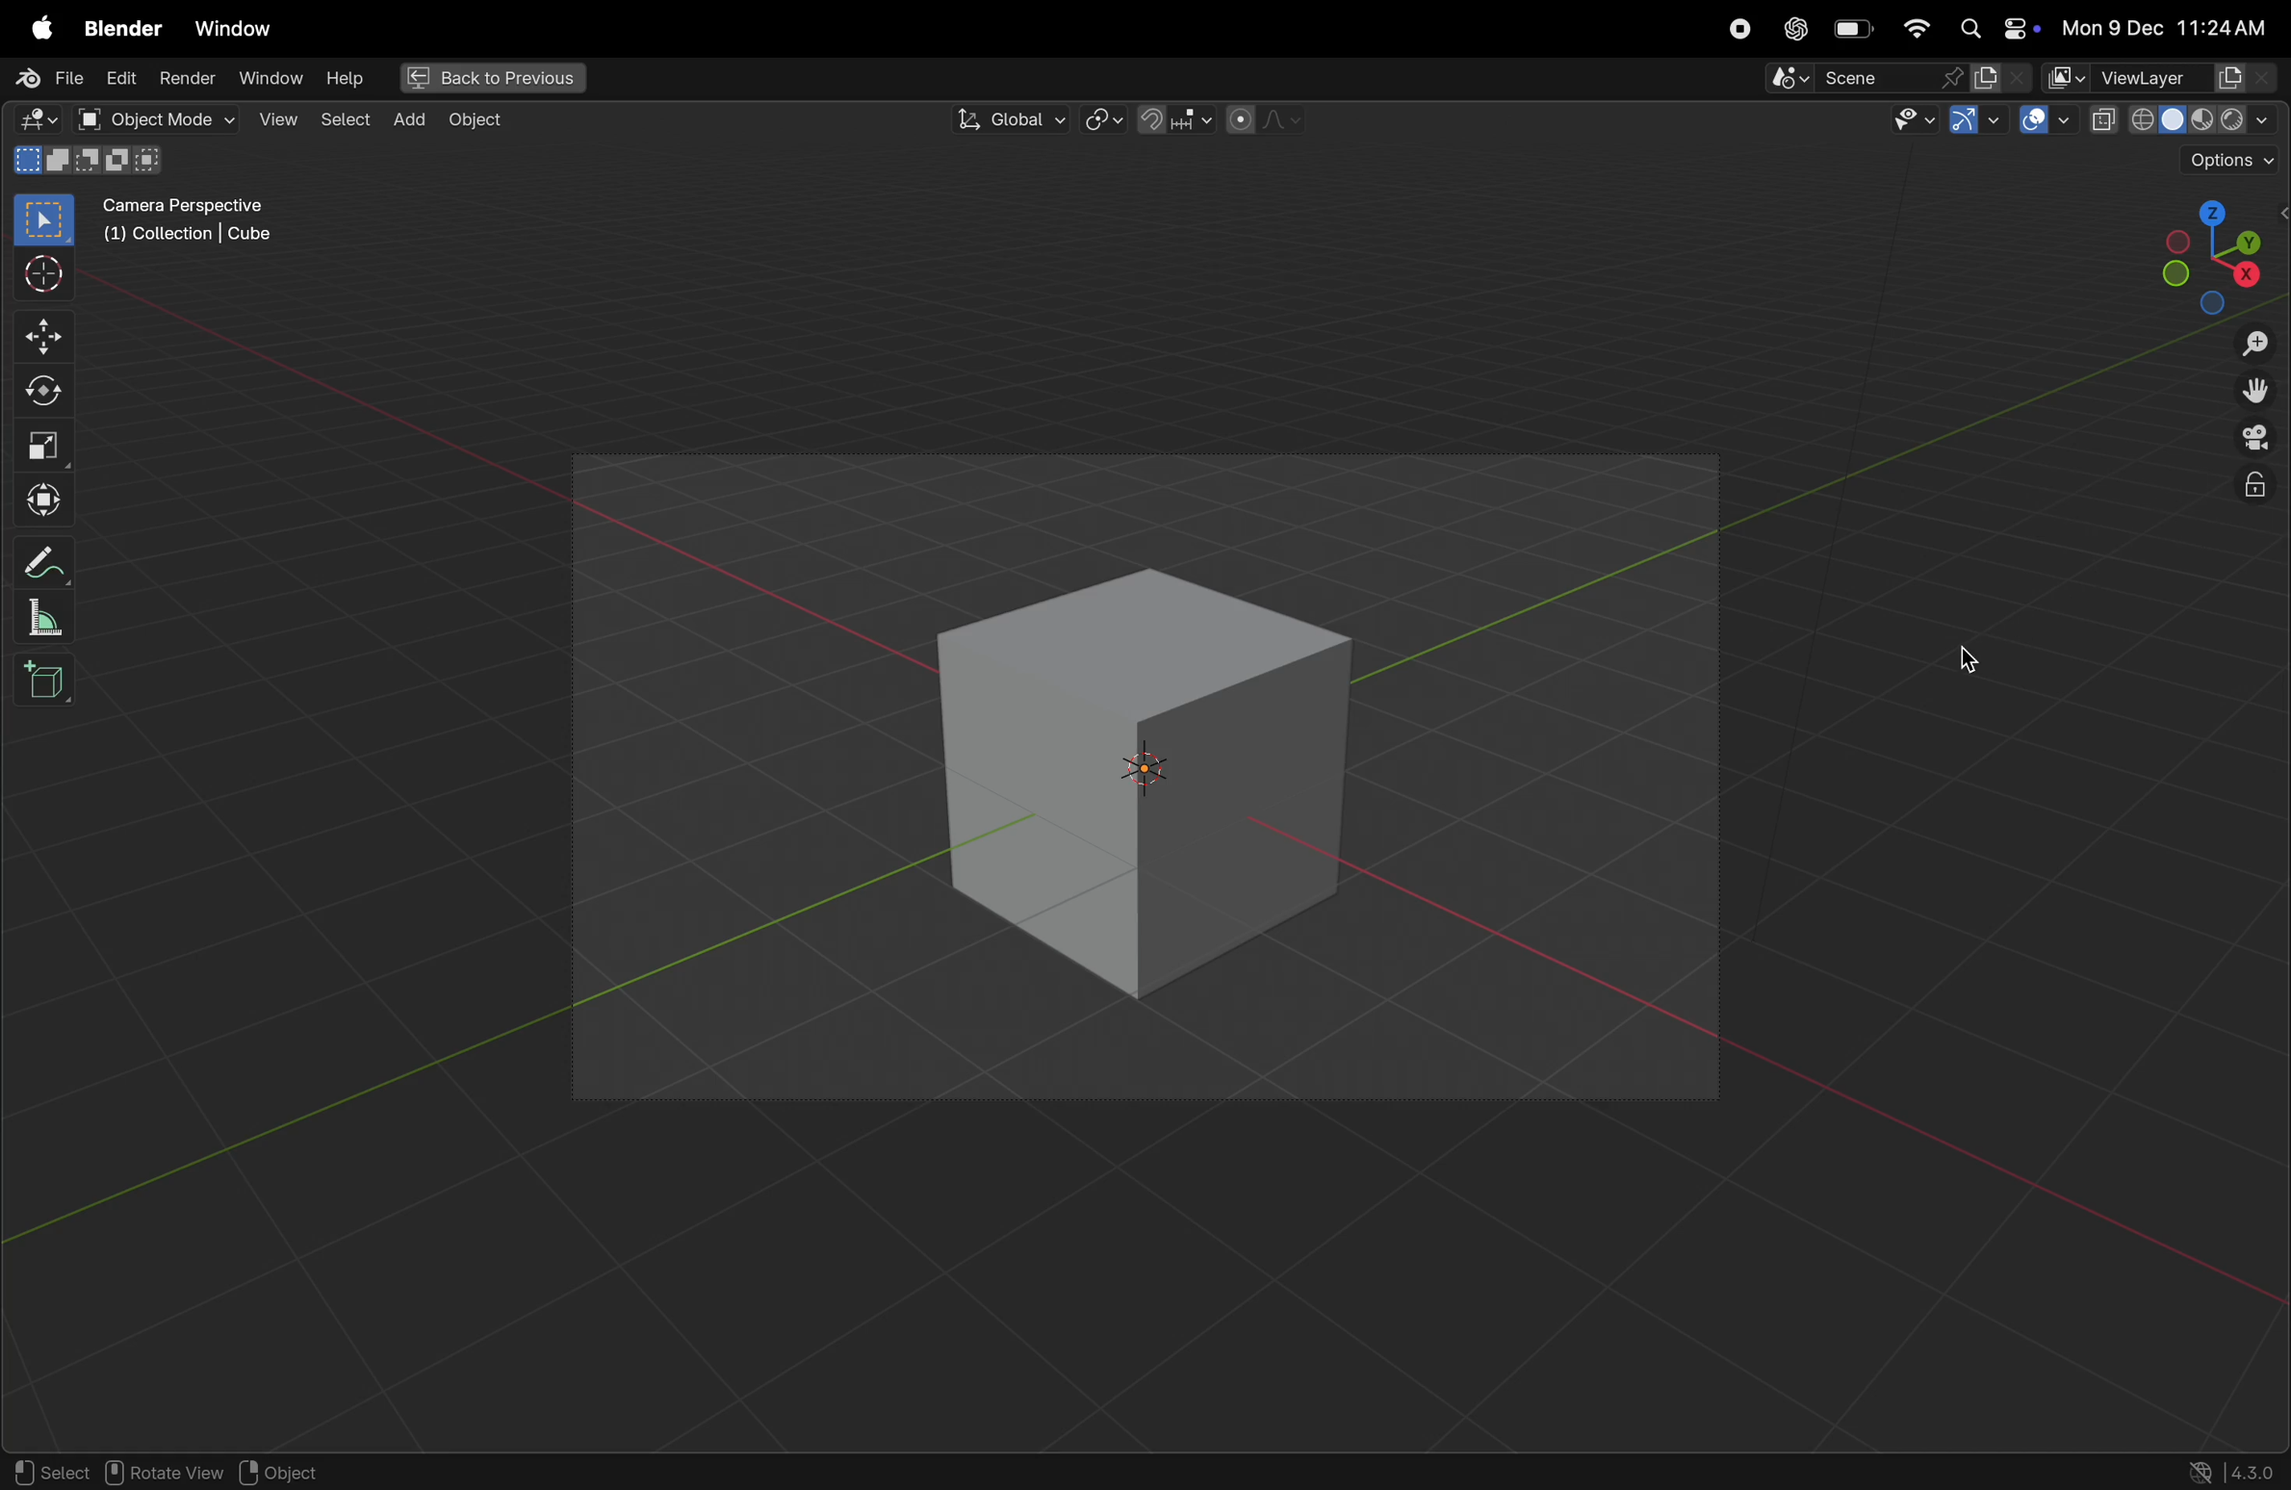 The height and width of the screenshot is (1490, 2291). Describe the element at coordinates (1905, 122) in the screenshot. I see `visibility` at that location.